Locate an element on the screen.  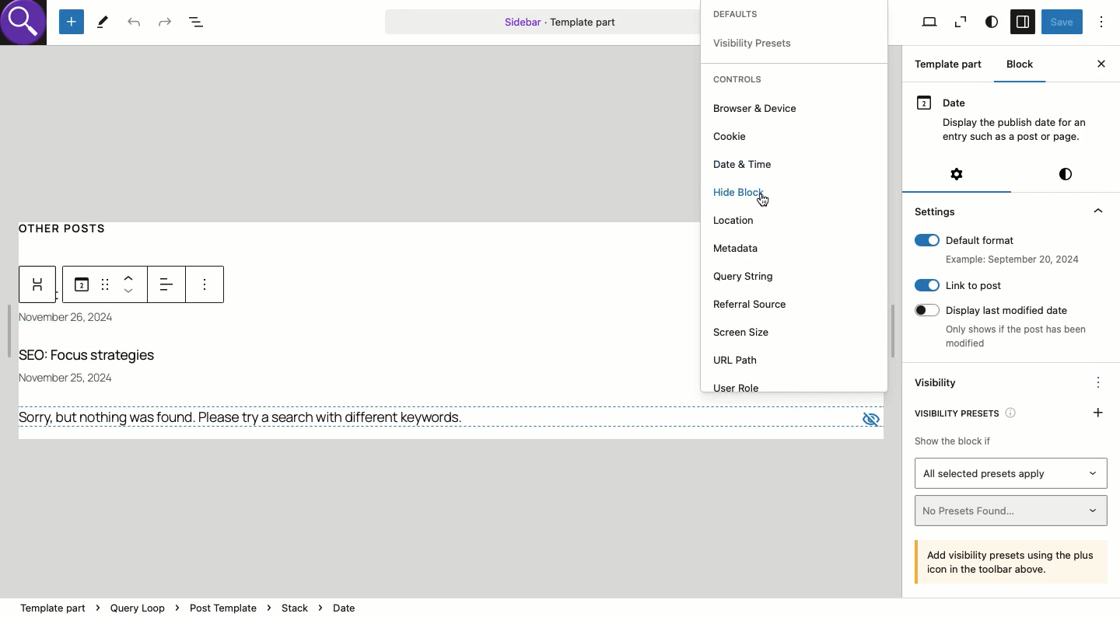
URL path is located at coordinates (738, 361).